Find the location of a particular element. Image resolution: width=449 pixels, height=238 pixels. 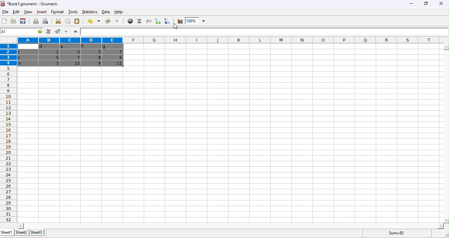

vertical slider is located at coordinates (446, 133).